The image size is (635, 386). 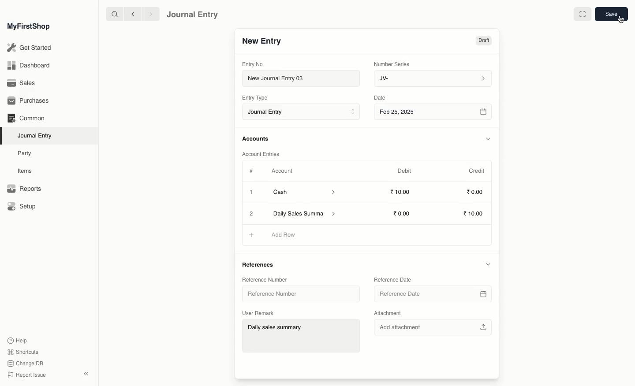 I want to click on Items, so click(x=27, y=171).